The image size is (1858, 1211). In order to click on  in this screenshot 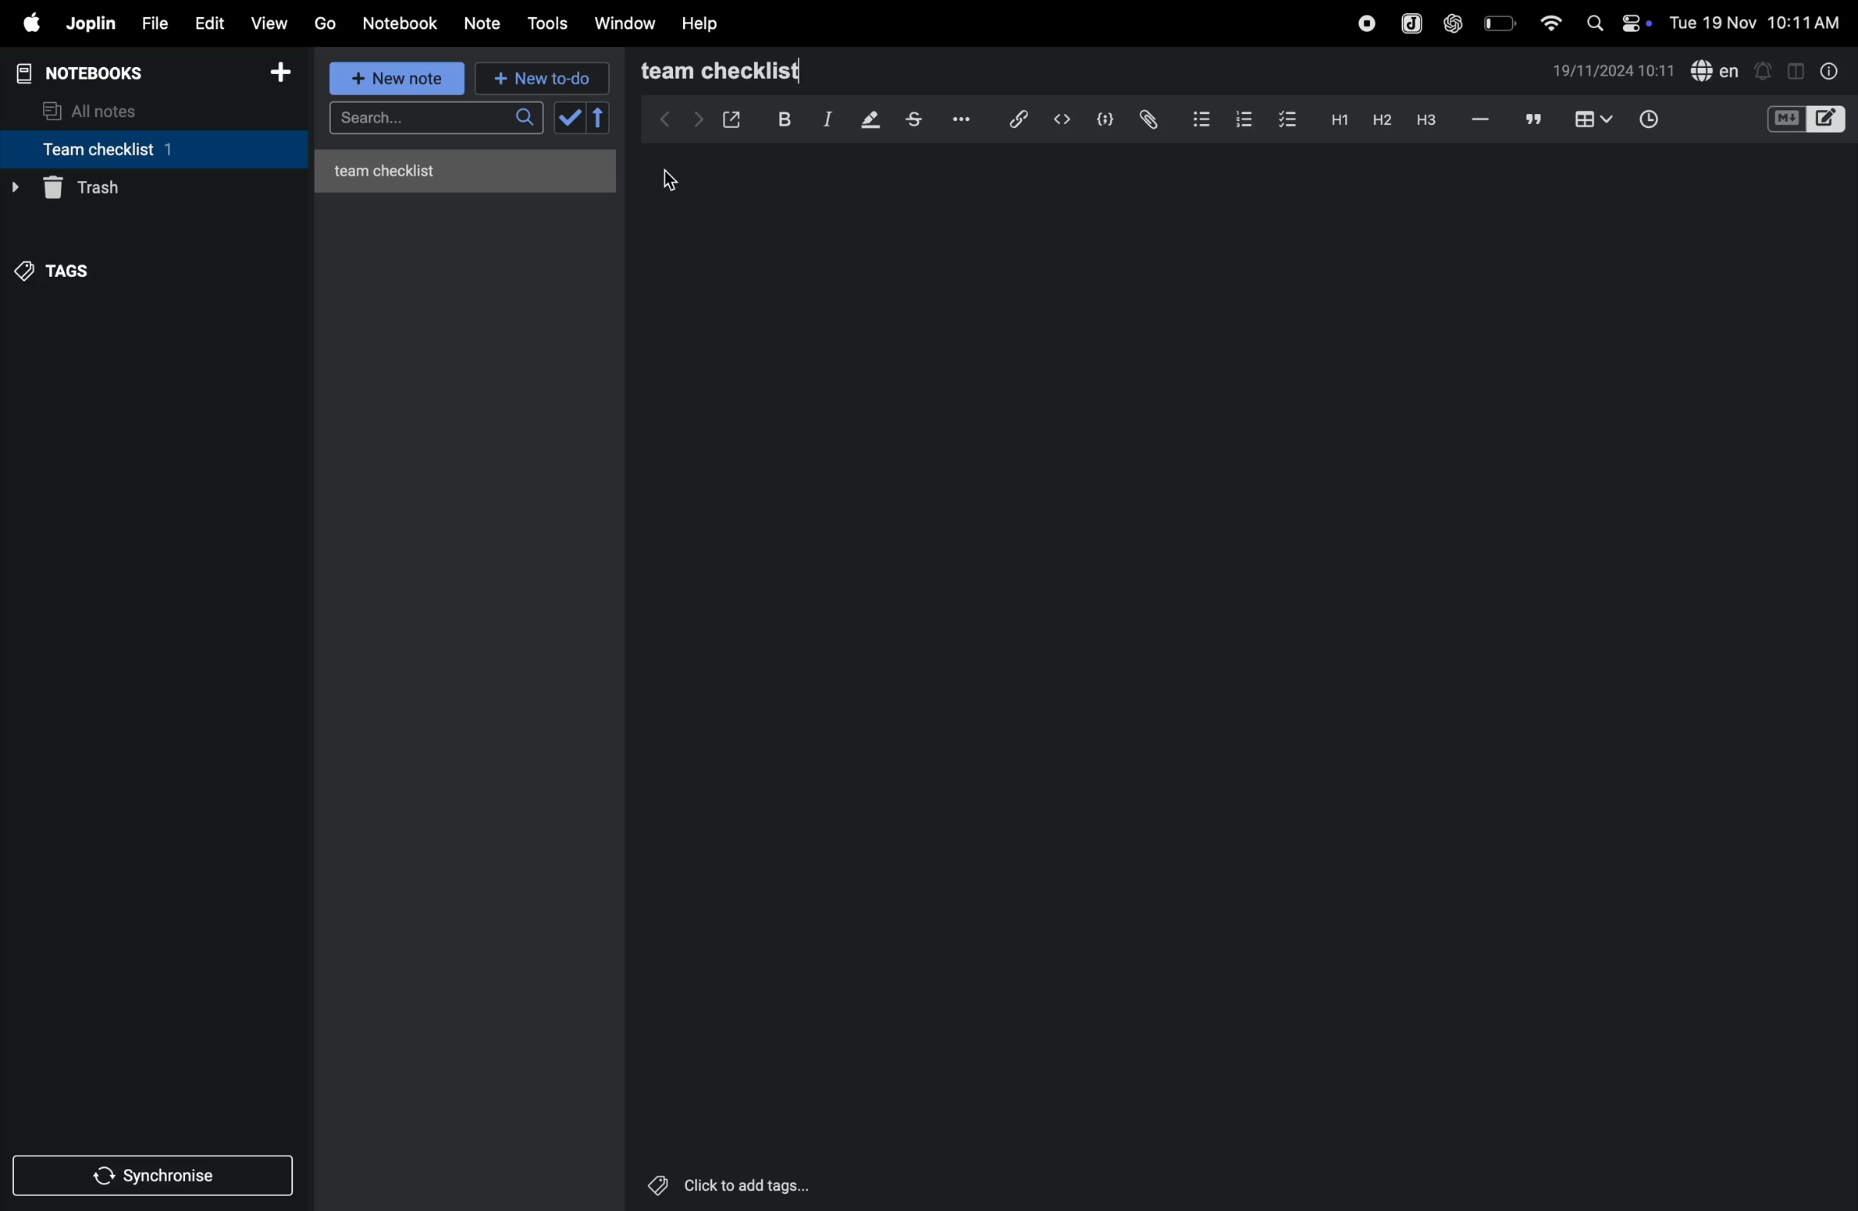, I will do `click(749, 1185)`.